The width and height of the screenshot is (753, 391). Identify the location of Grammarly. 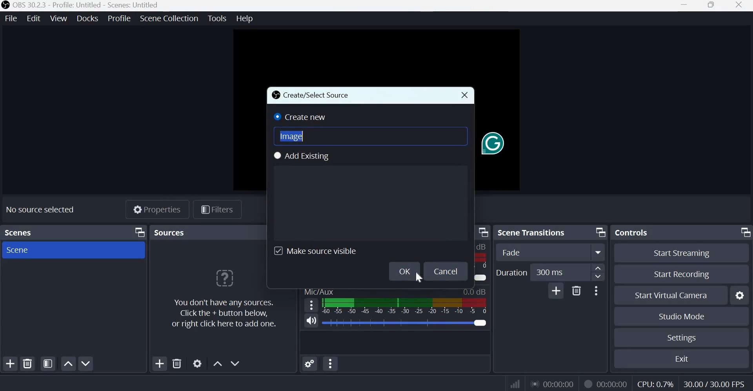
(491, 142).